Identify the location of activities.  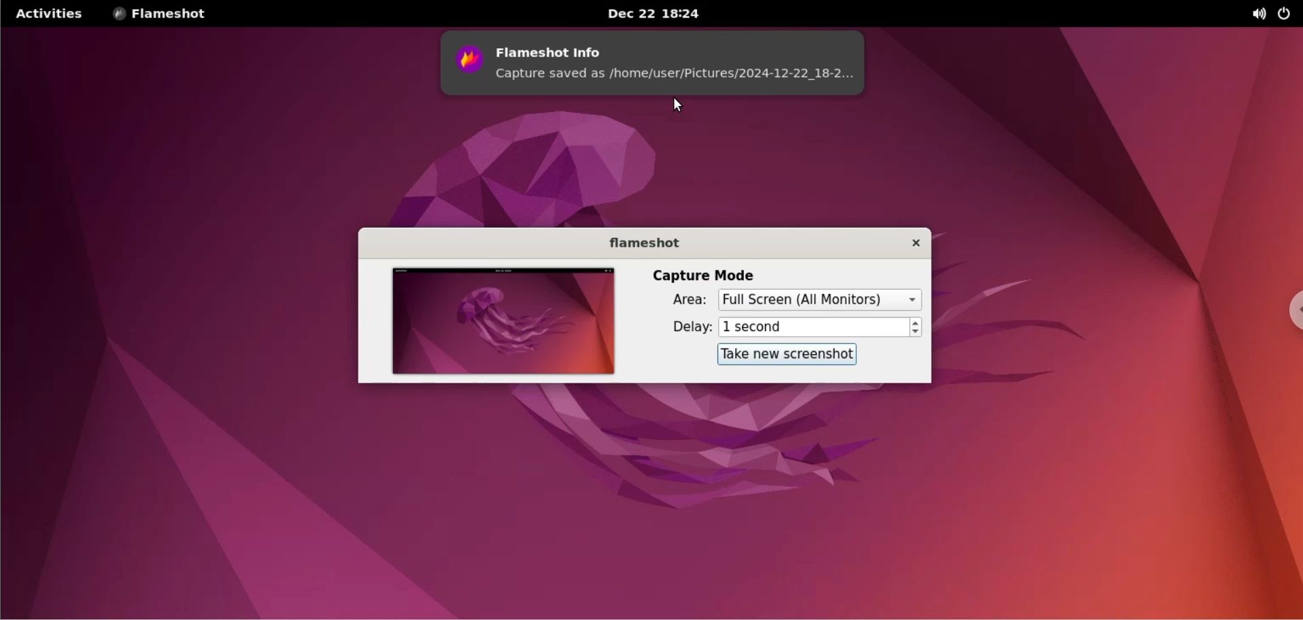
(52, 14).